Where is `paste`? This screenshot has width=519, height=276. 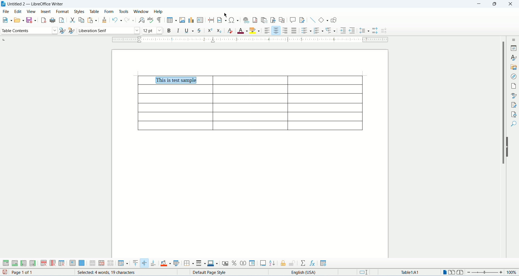
paste is located at coordinates (91, 21).